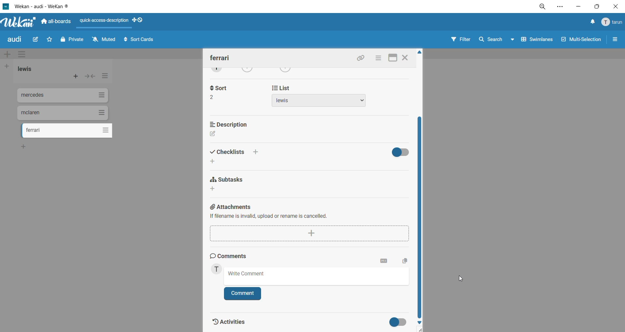 The height and width of the screenshot is (332, 625). Describe the element at coordinates (382, 262) in the screenshot. I see `markdown` at that location.